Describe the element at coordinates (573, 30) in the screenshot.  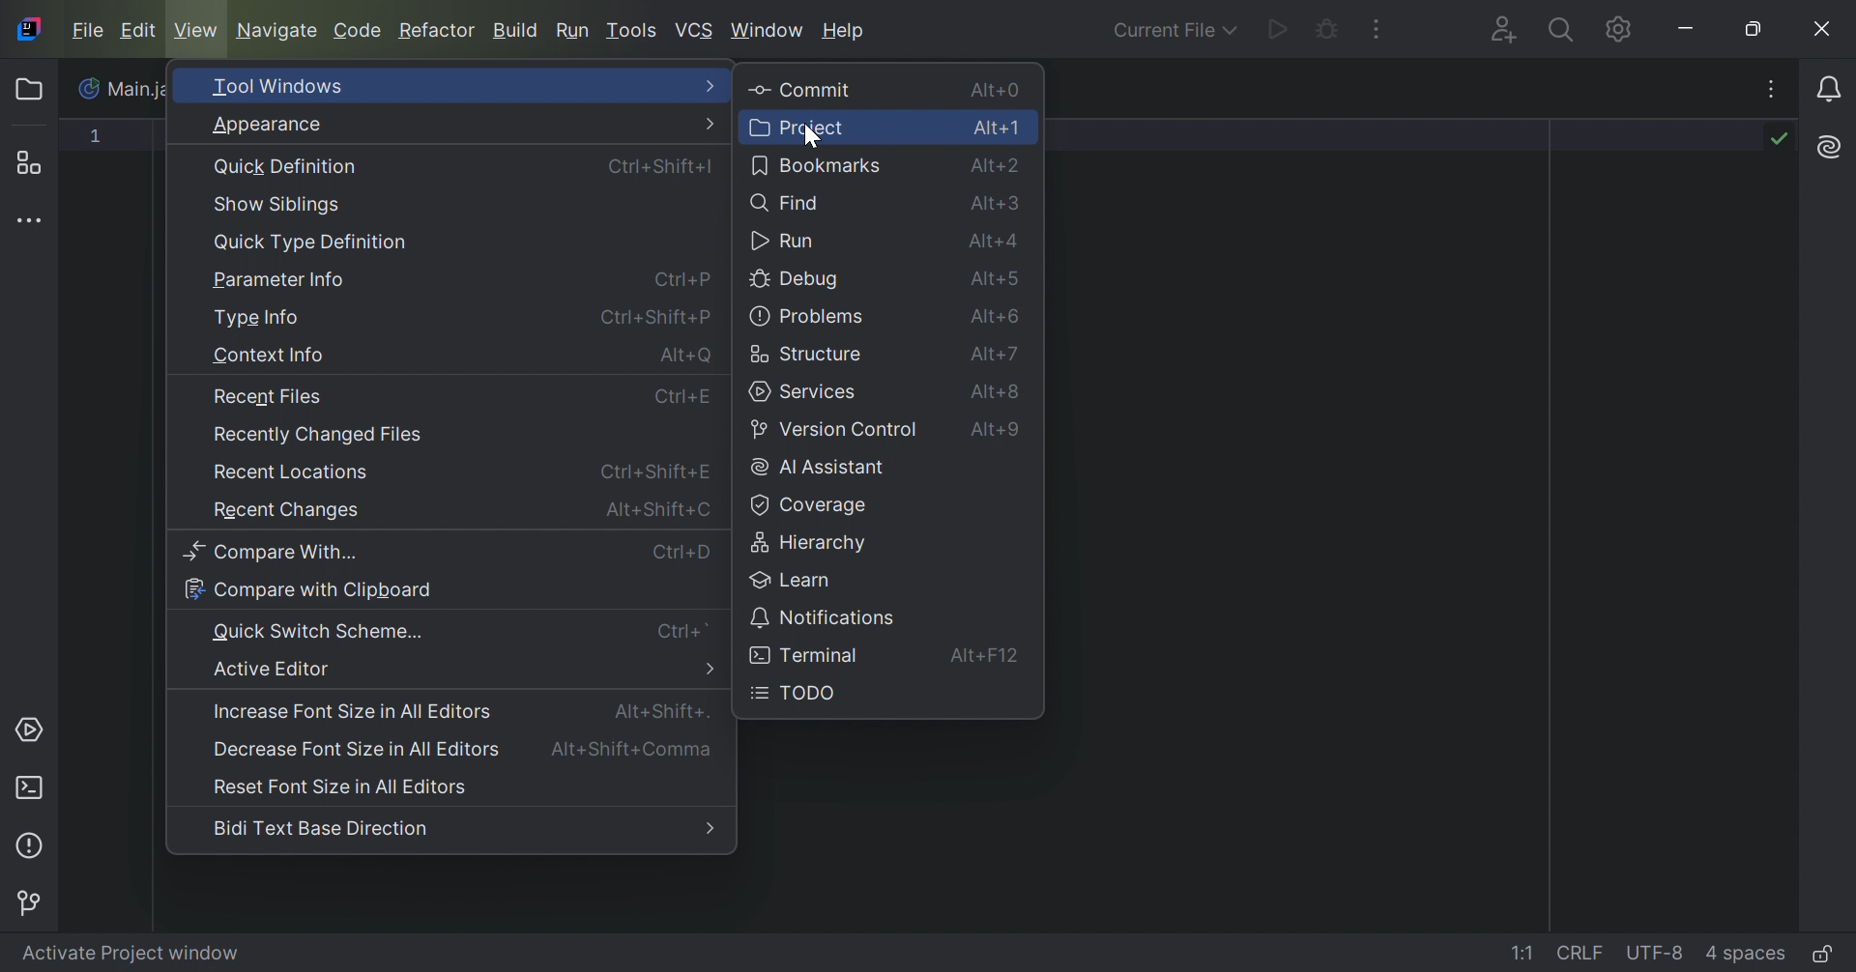
I see `Run` at that location.